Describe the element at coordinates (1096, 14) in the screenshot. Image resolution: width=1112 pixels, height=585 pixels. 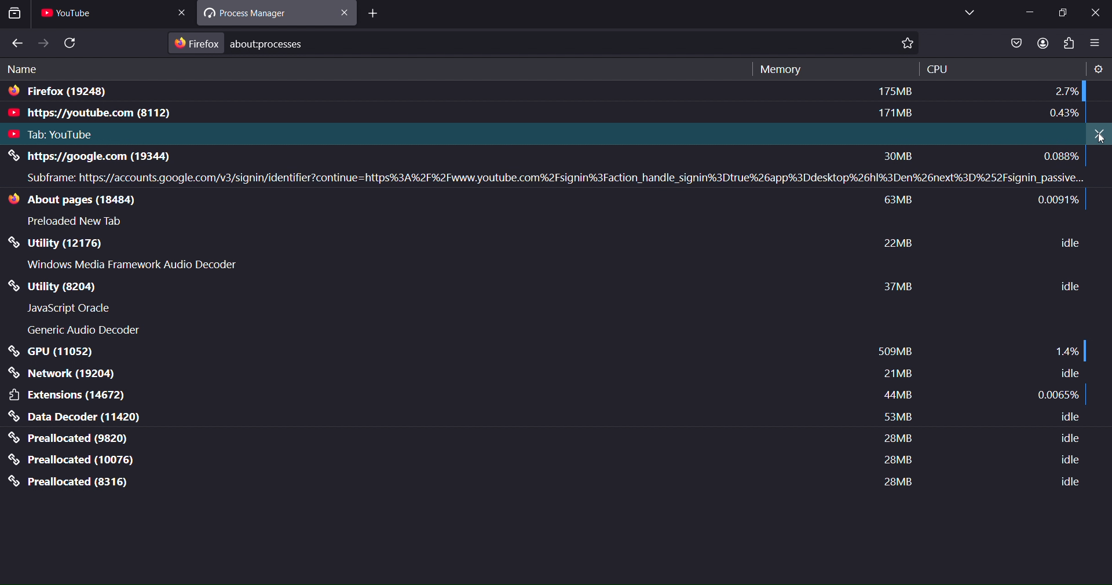
I see `close` at that location.